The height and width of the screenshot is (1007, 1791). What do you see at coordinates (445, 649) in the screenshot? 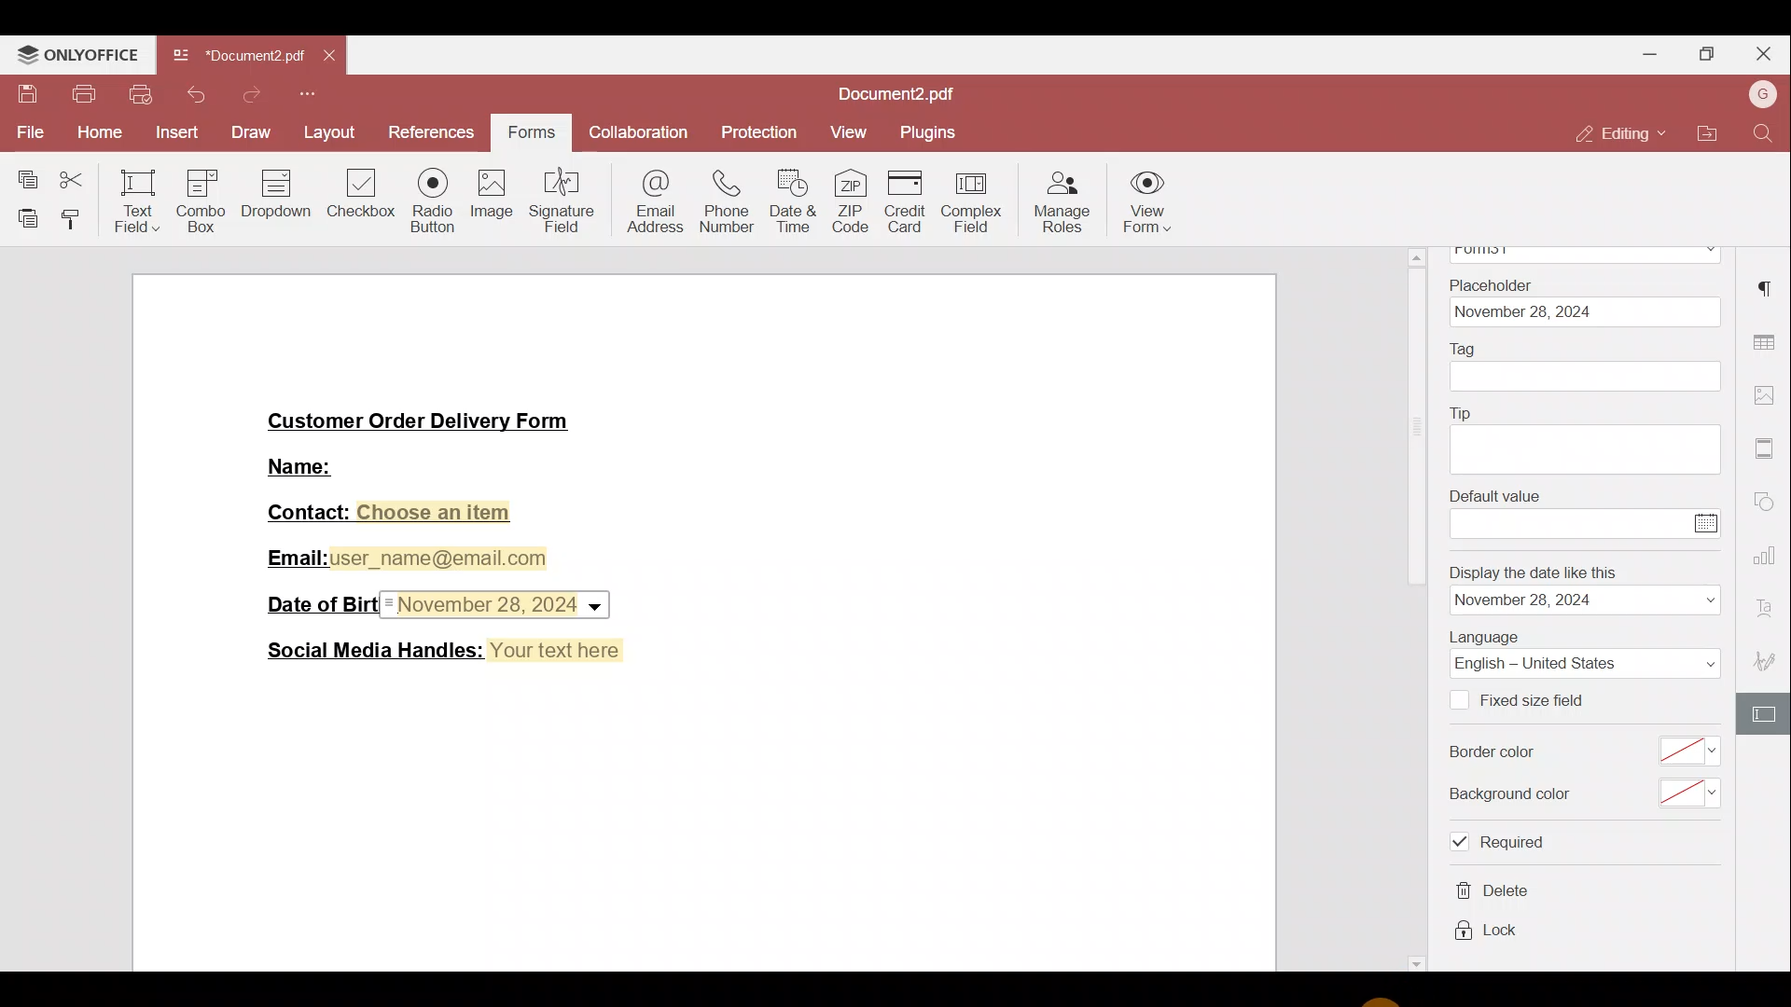
I see `Social Media Handles: Your text here` at bounding box center [445, 649].